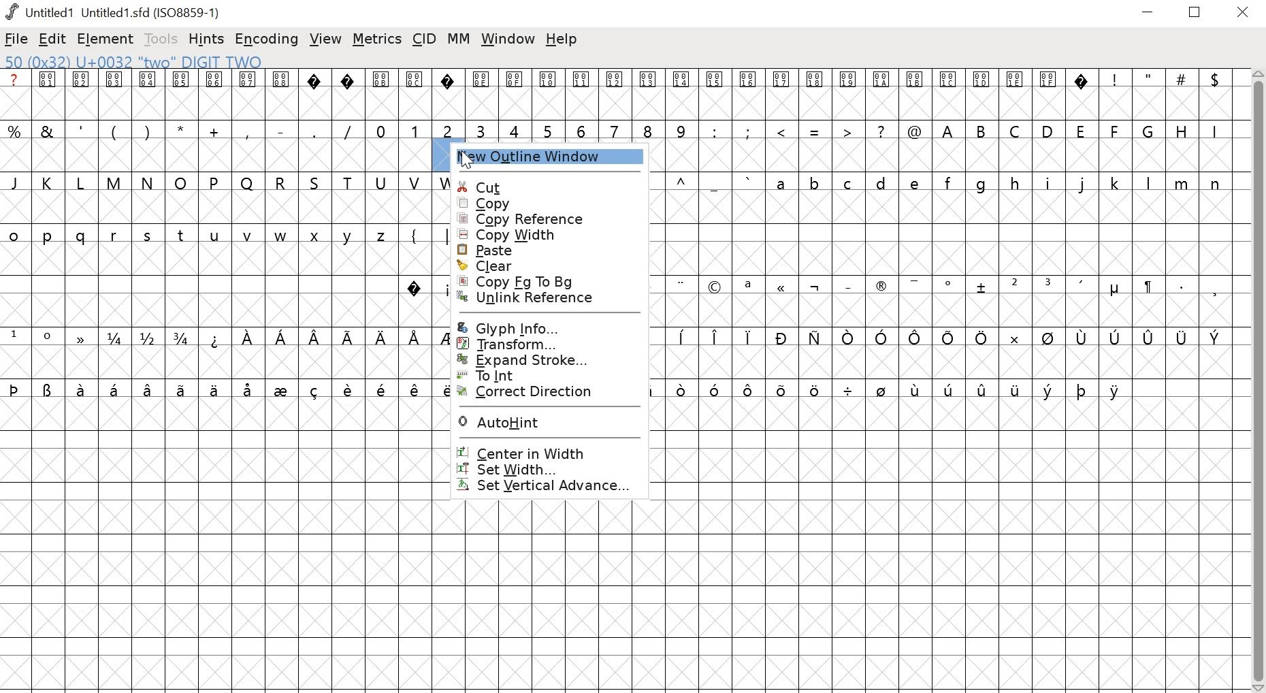 The width and height of the screenshot is (1266, 693). Describe the element at coordinates (1148, 14) in the screenshot. I see `minimize` at that location.